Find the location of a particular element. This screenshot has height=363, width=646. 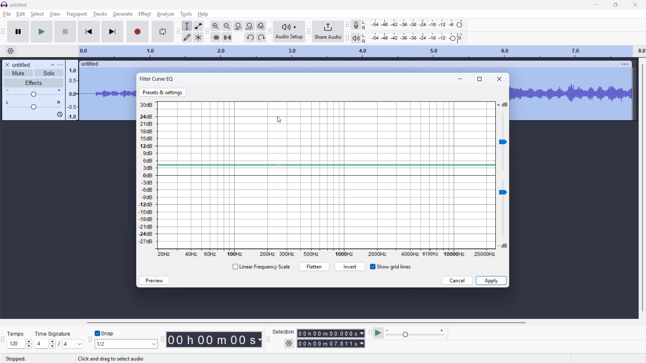

project title is located at coordinates (19, 5).